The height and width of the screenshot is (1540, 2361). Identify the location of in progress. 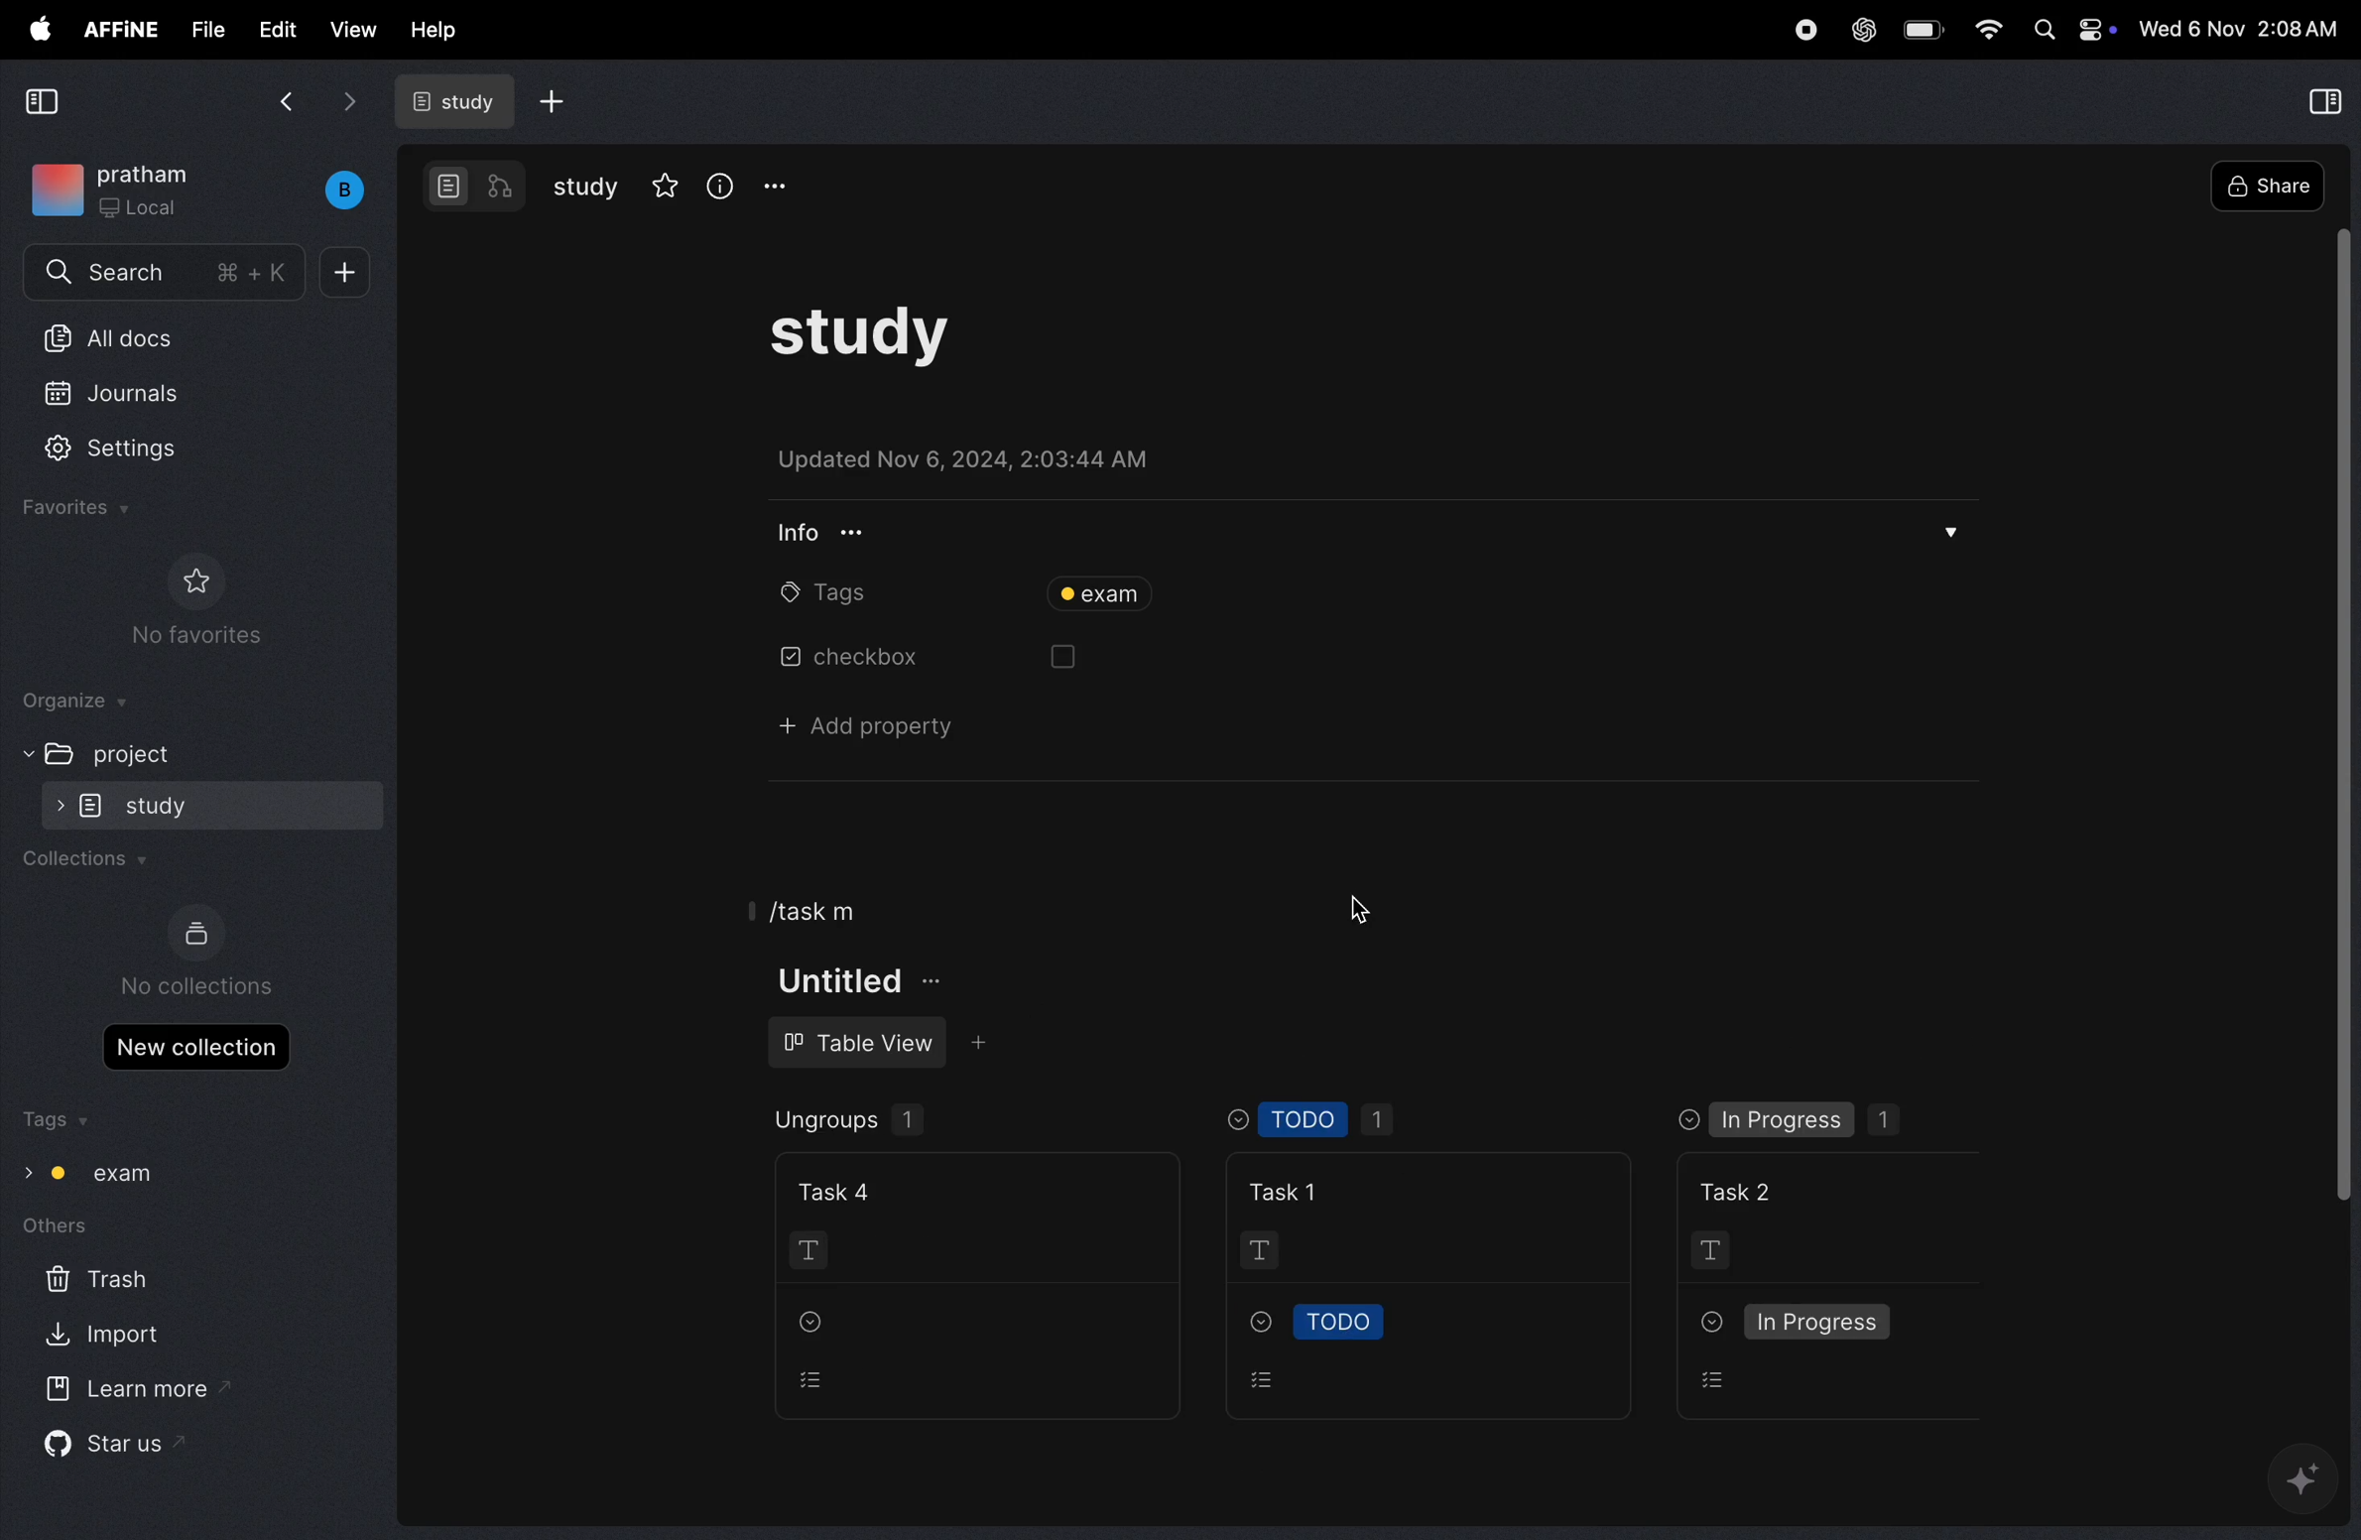
(1789, 1114).